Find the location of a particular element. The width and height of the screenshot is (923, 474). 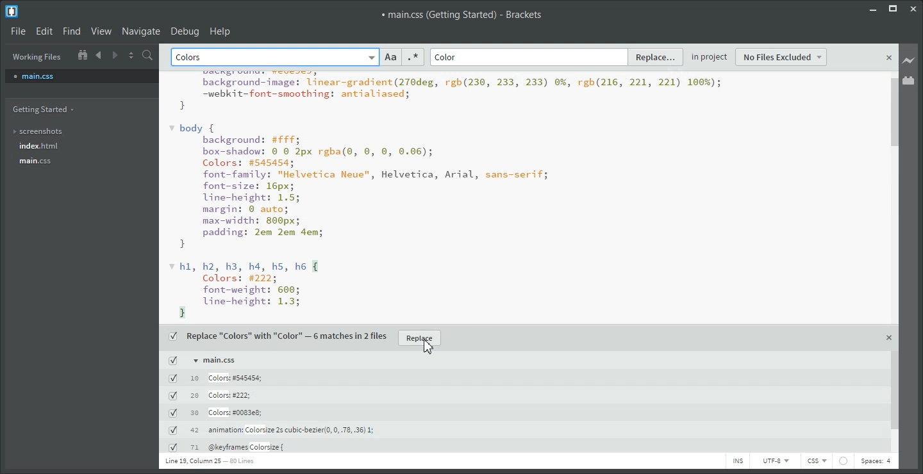

hl, h2, h3, h4, hs, h6 {
Colors: #222;
font-weight: 600;
line-height: 1.3;

3} is located at coordinates (253, 290).